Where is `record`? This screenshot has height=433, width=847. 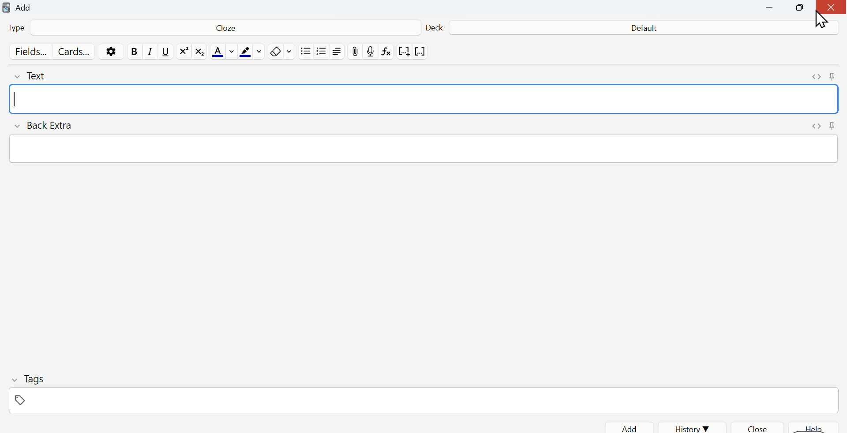
record is located at coordinates (371, 52).